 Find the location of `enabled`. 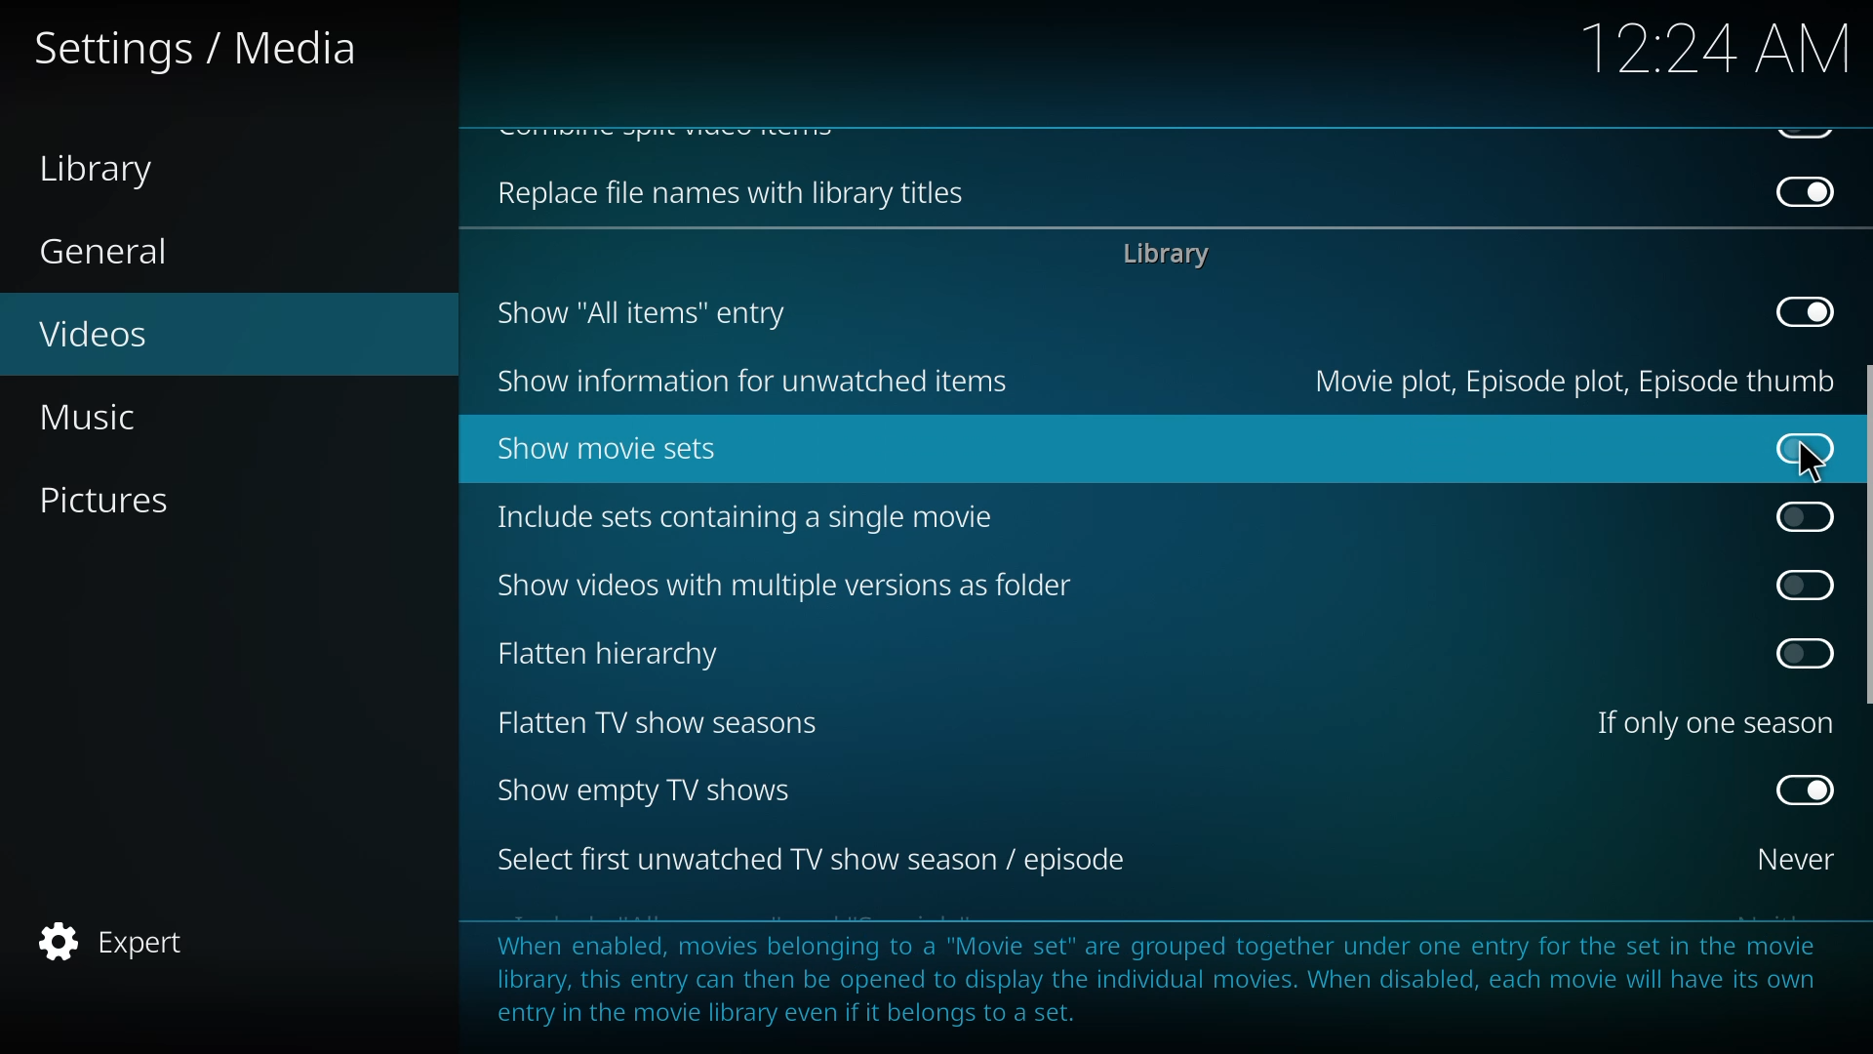

enabled is located at coordinates (1801, 789).